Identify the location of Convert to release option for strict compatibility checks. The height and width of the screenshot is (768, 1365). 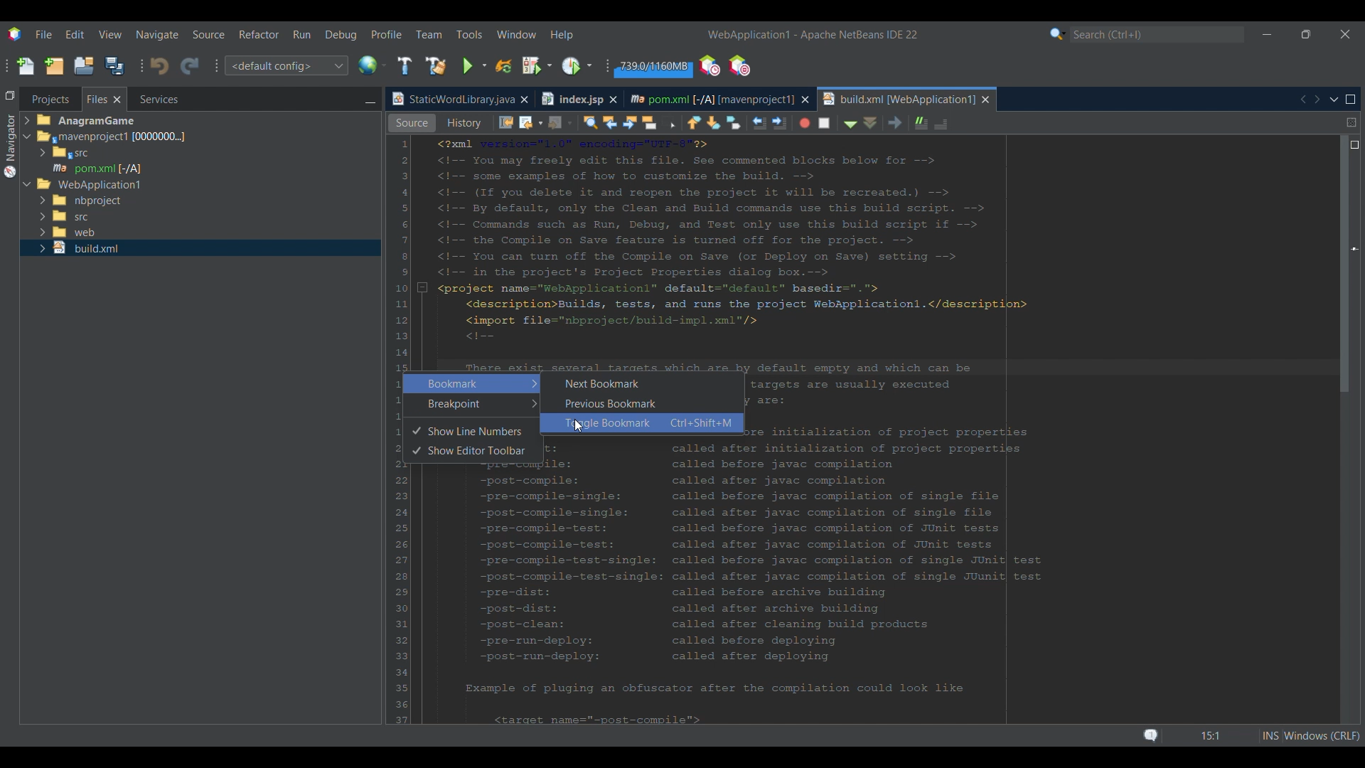
(405, 297).